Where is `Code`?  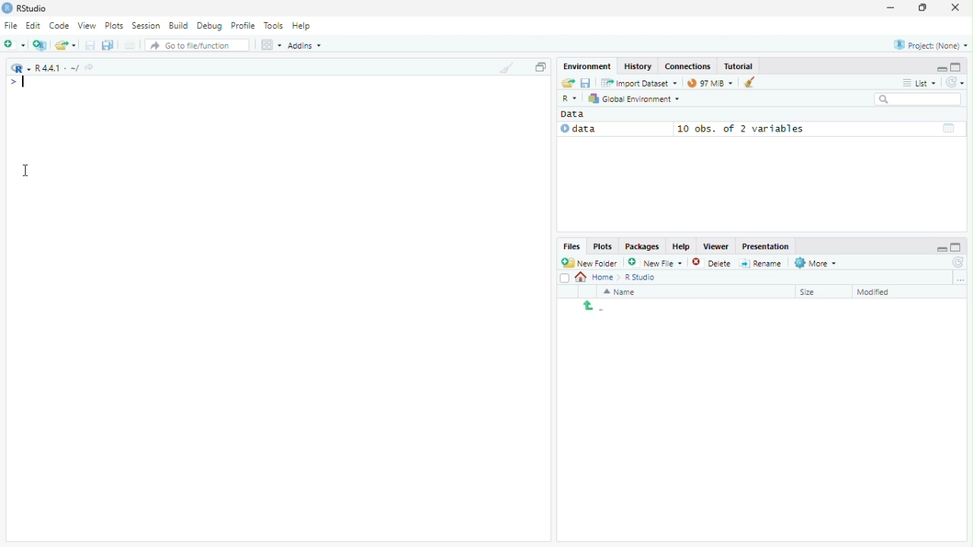
Code is located at coordinates (61, 26).